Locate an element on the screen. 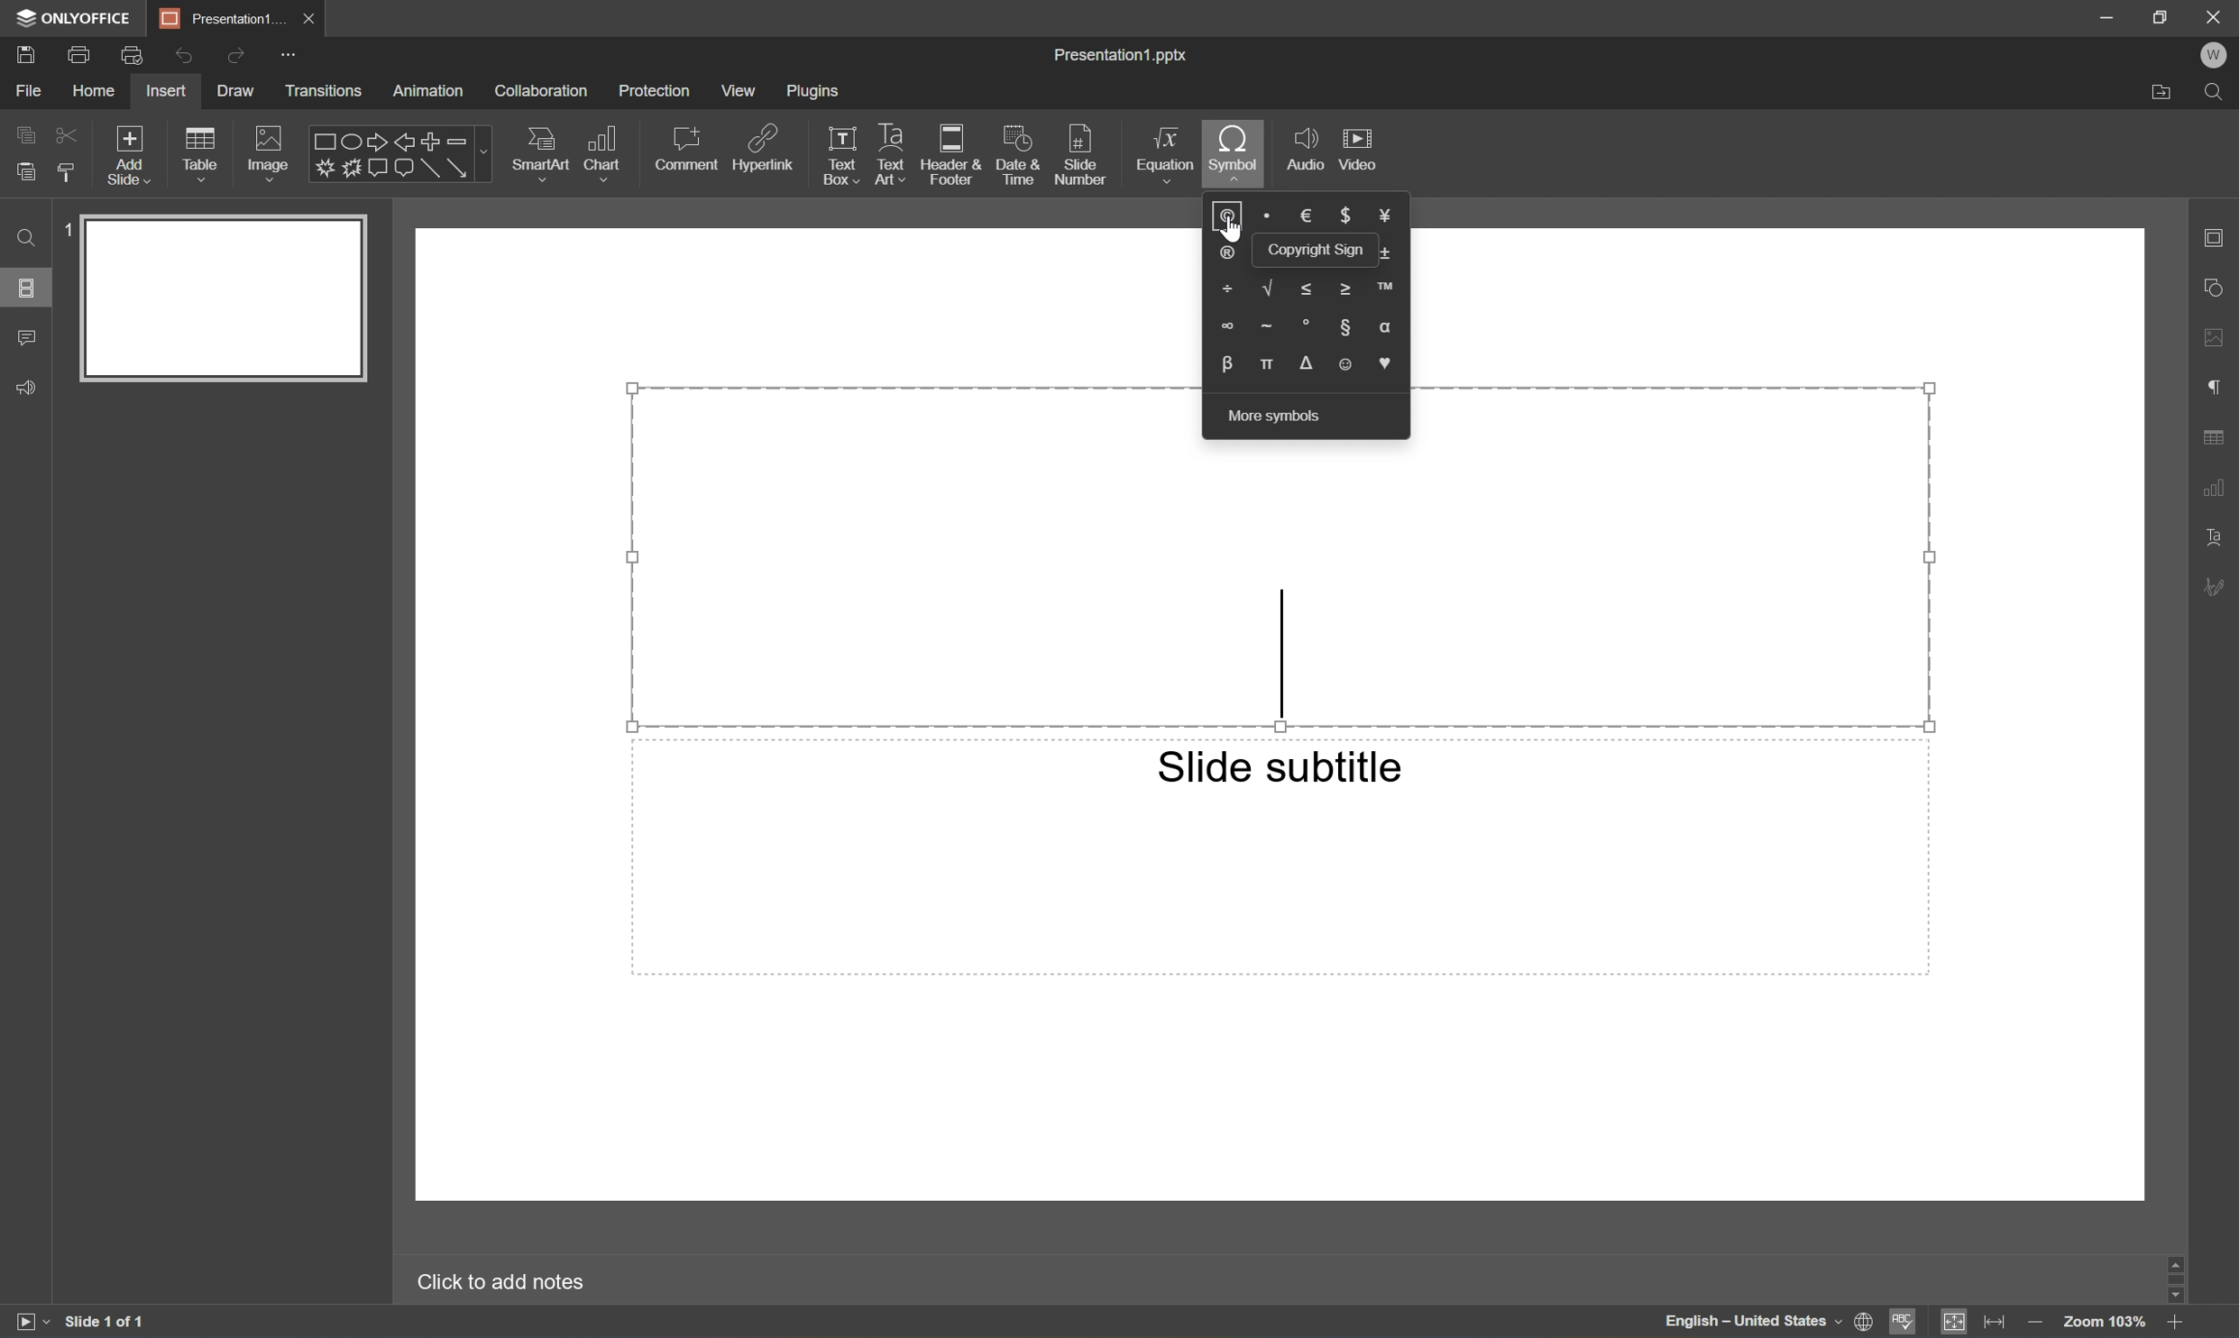 This screenshot has width=2239, height=1338. Table is located at coordinates (200, 155).